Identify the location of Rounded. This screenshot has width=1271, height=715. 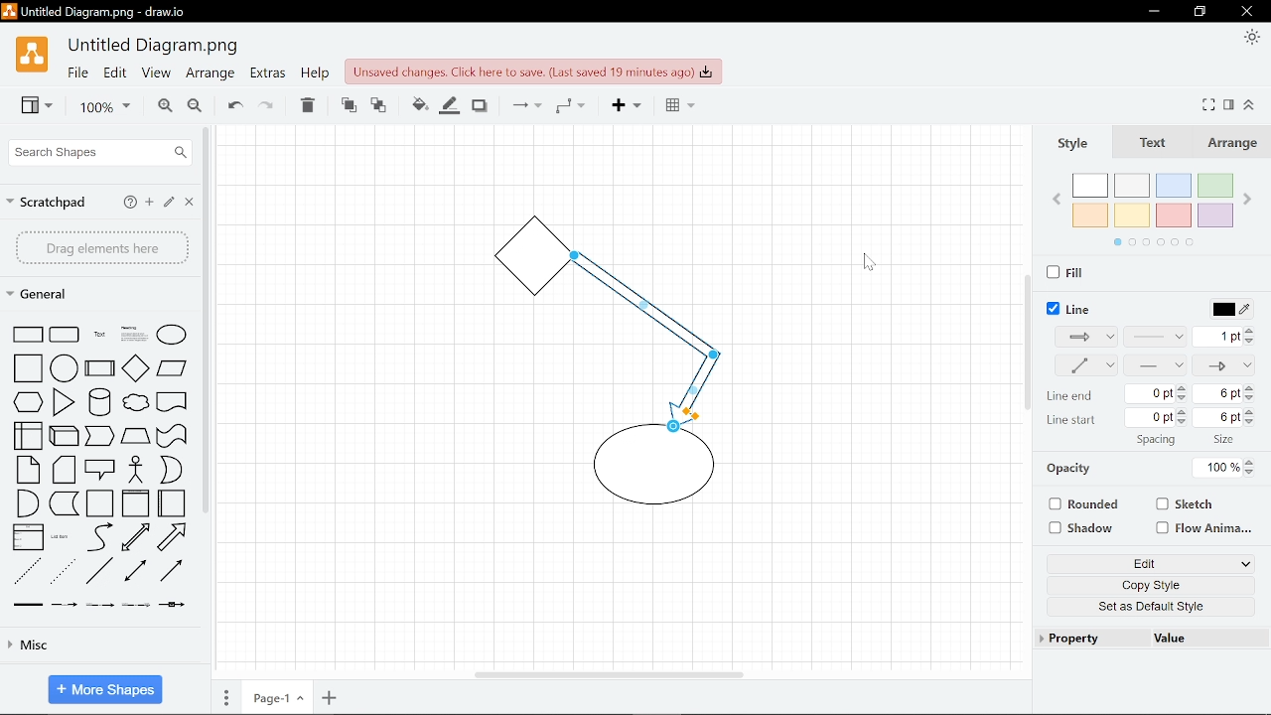
(1084, 504).